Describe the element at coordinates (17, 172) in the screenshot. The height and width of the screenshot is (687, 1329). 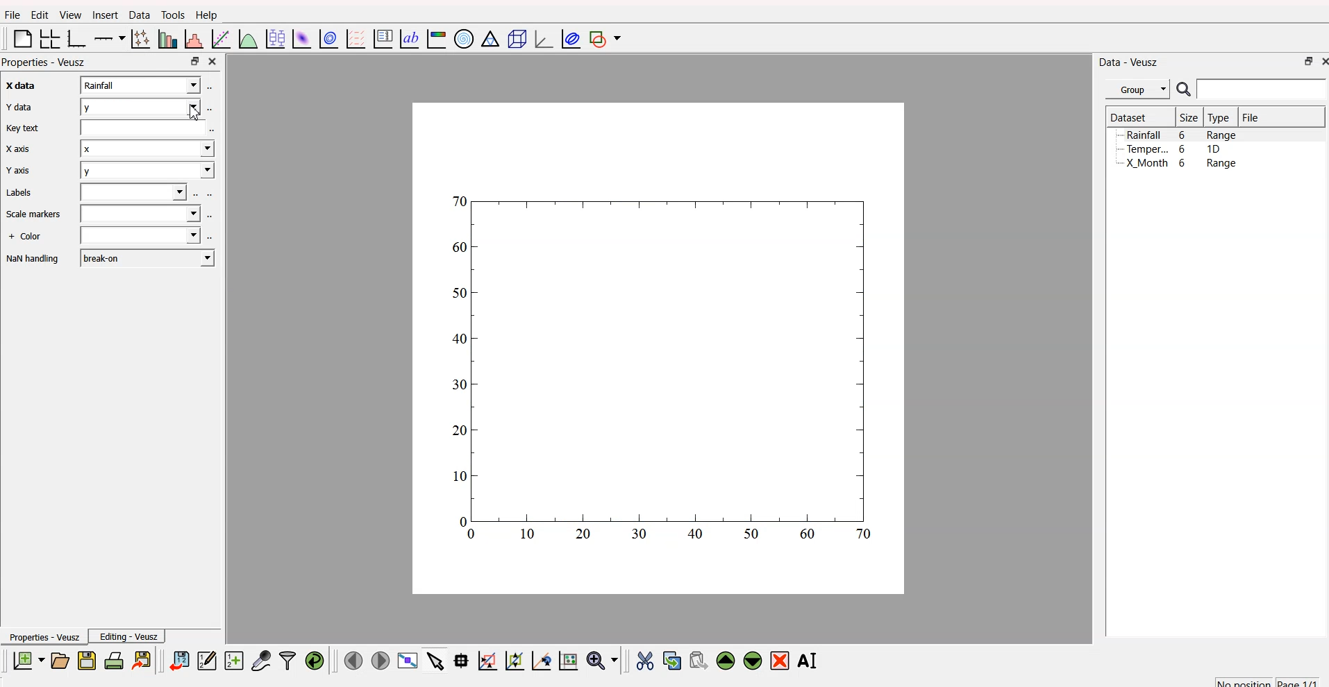
I see `Y axis` at that location.